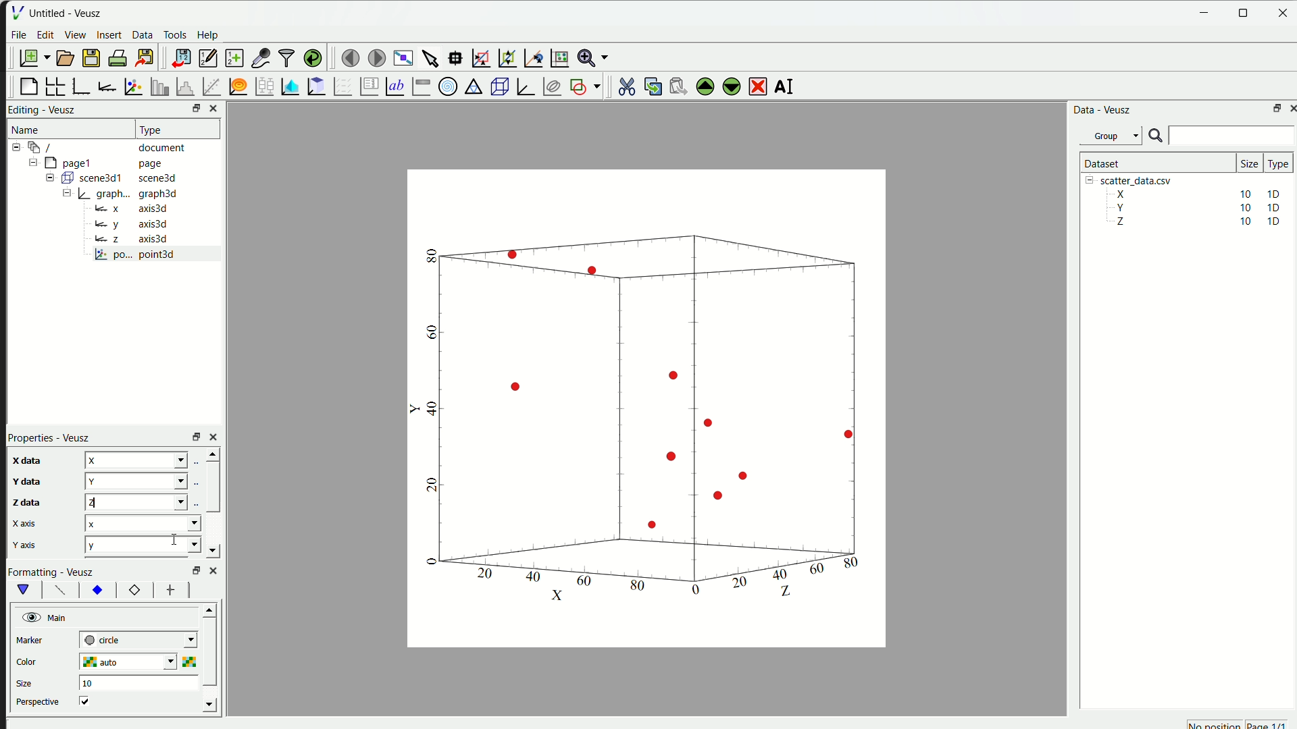  I want to click on = x axis3d, so click(138, 208).